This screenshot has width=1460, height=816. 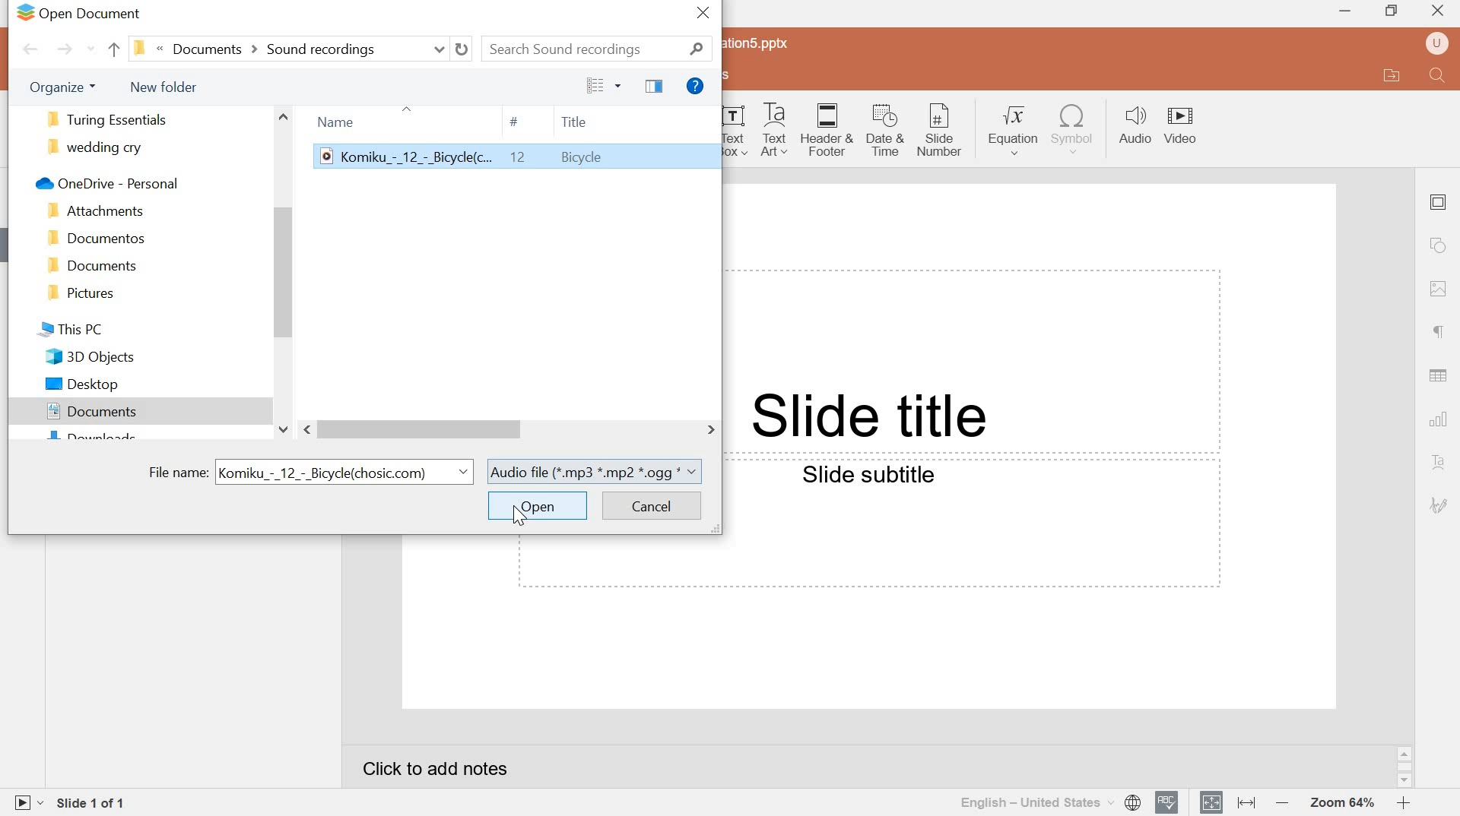 I want to click on close, so click(x=1439, y=13).